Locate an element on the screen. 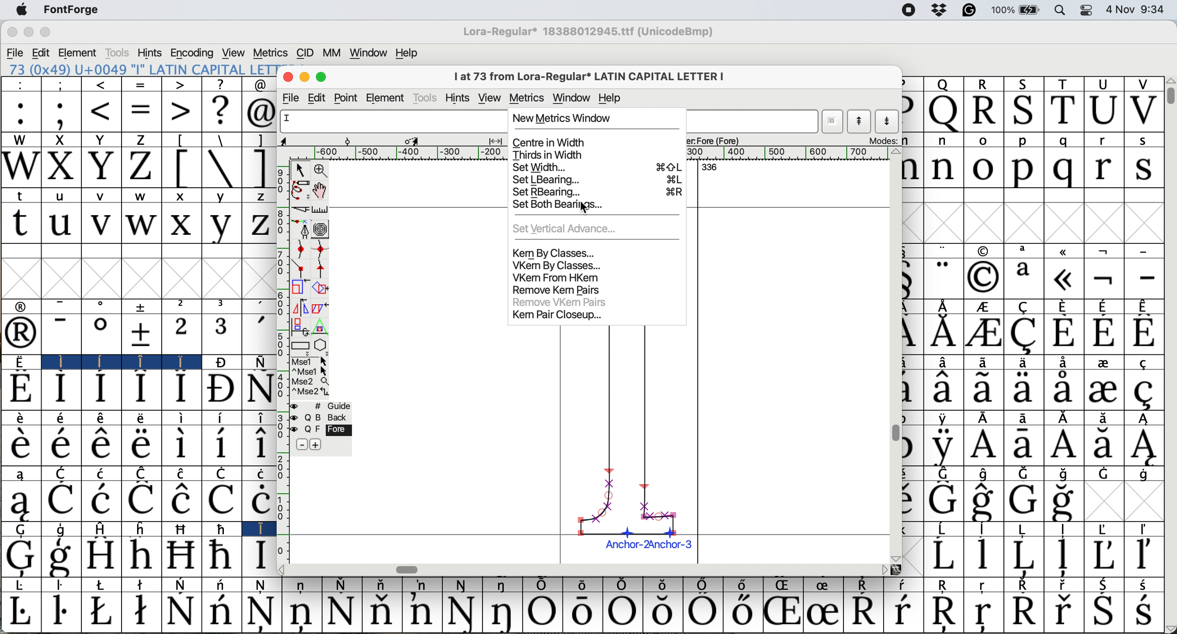 The width and height of the screenshot is (1177, 634). : is located at coordinates (21, 112).